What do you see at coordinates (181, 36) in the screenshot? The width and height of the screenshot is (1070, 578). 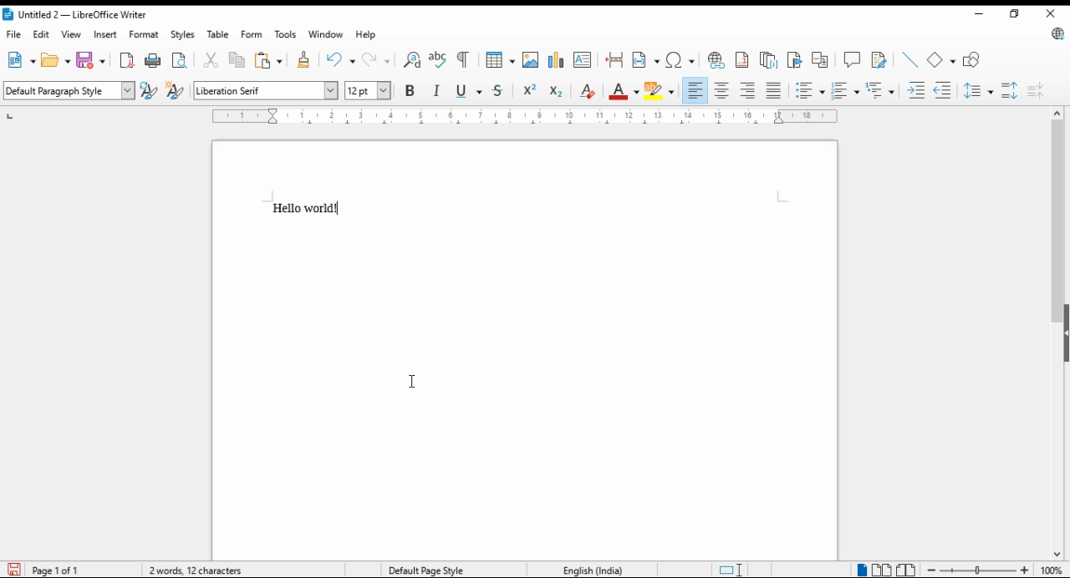 I see `styles` at bounding box center [181, 36].